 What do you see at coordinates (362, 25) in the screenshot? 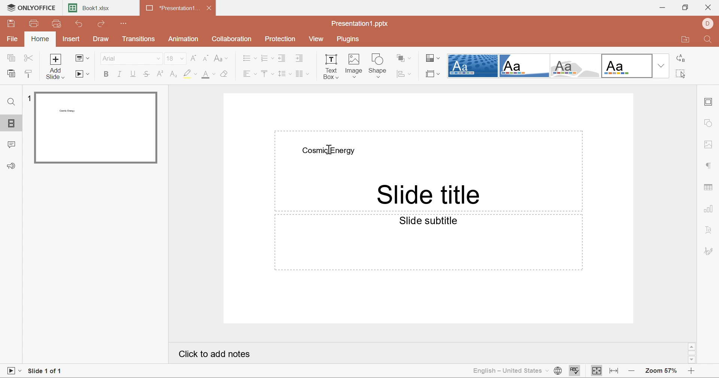
I see `Presentation1.pptx` at bounding box center [362, 25].